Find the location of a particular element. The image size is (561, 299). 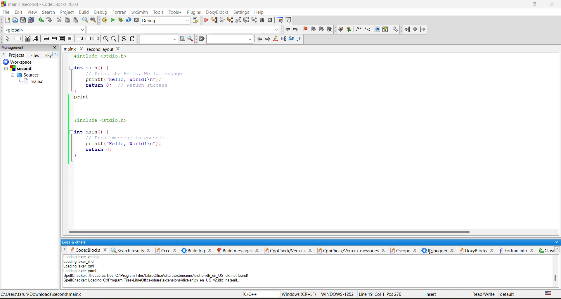

copy is located at coordinates (65, 21).